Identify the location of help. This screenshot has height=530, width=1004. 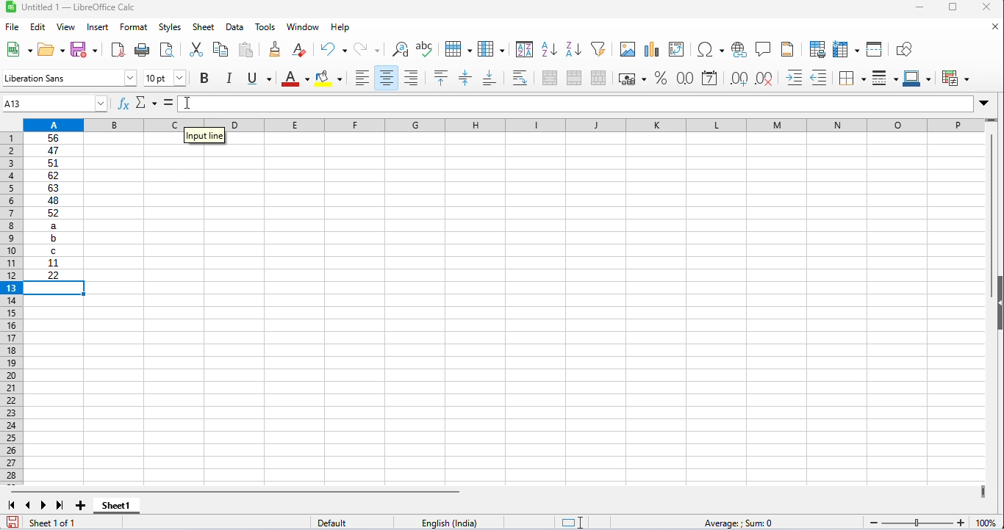
(340, 28).